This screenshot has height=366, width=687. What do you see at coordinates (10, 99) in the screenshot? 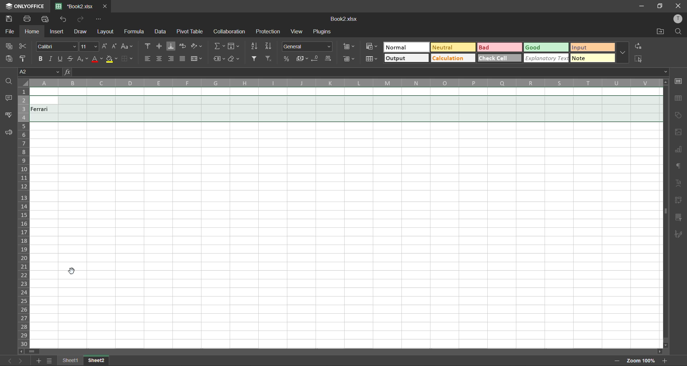
I see `comments` at bounding box center [10, 99].